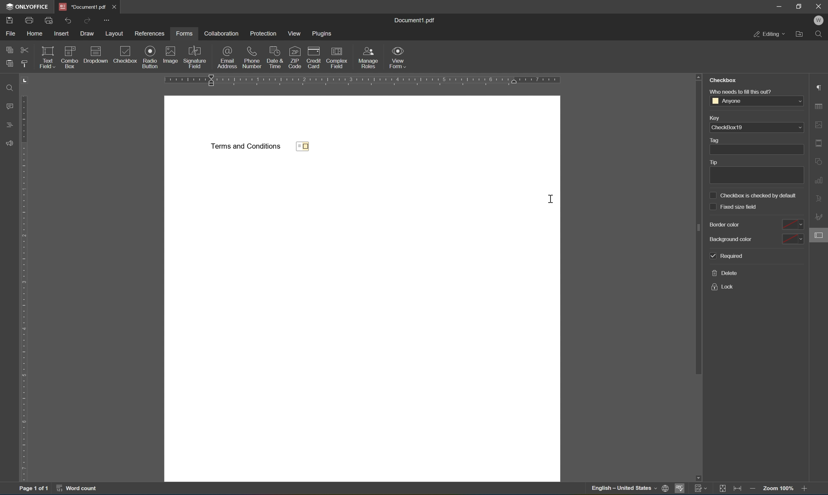 The image size is (828, 495). What do you see at coordinates (275, 57) in the screenshot?
I see `date and time` at bounding box center [275, 57].